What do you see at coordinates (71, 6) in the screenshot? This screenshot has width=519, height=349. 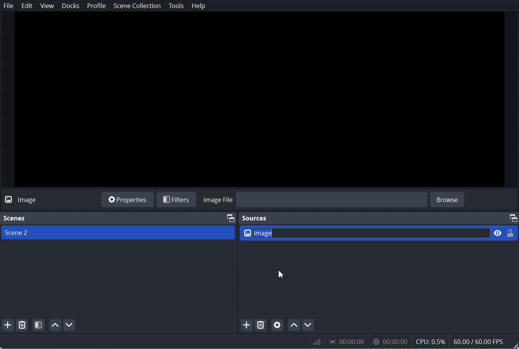 I see `Docks` at bounding box center [71, 6].